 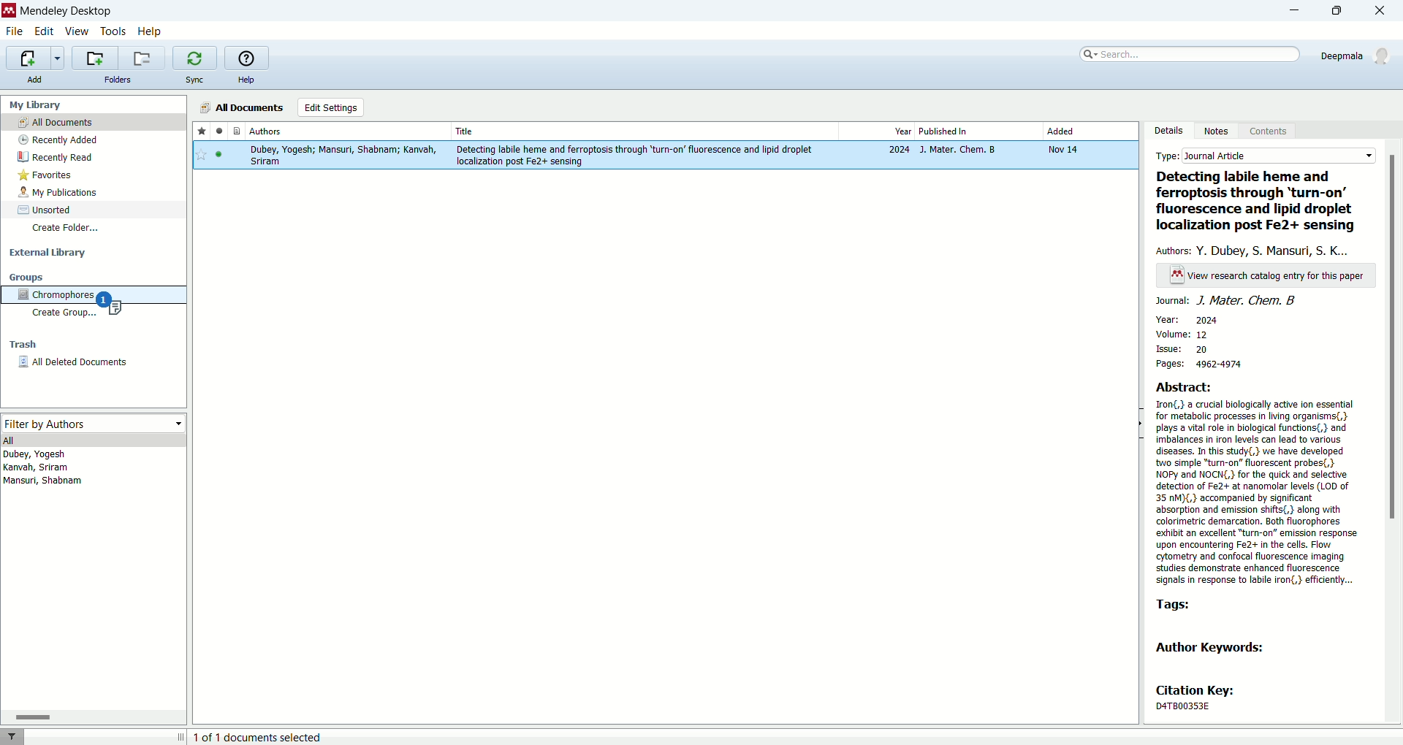 I want to click on authors, so click(x=1257, y=250).